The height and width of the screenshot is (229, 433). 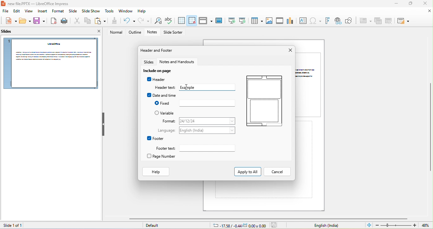 What do you see at coordinates (174, 33) in the screenshot?
I see `slide sorter` at bounding box center [174, 33].